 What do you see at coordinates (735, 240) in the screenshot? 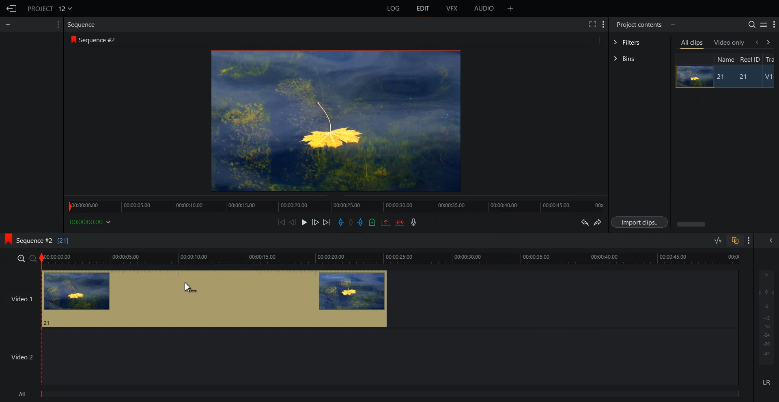
I see `Toggle auto Track sync` at bounding box center [735, 240].